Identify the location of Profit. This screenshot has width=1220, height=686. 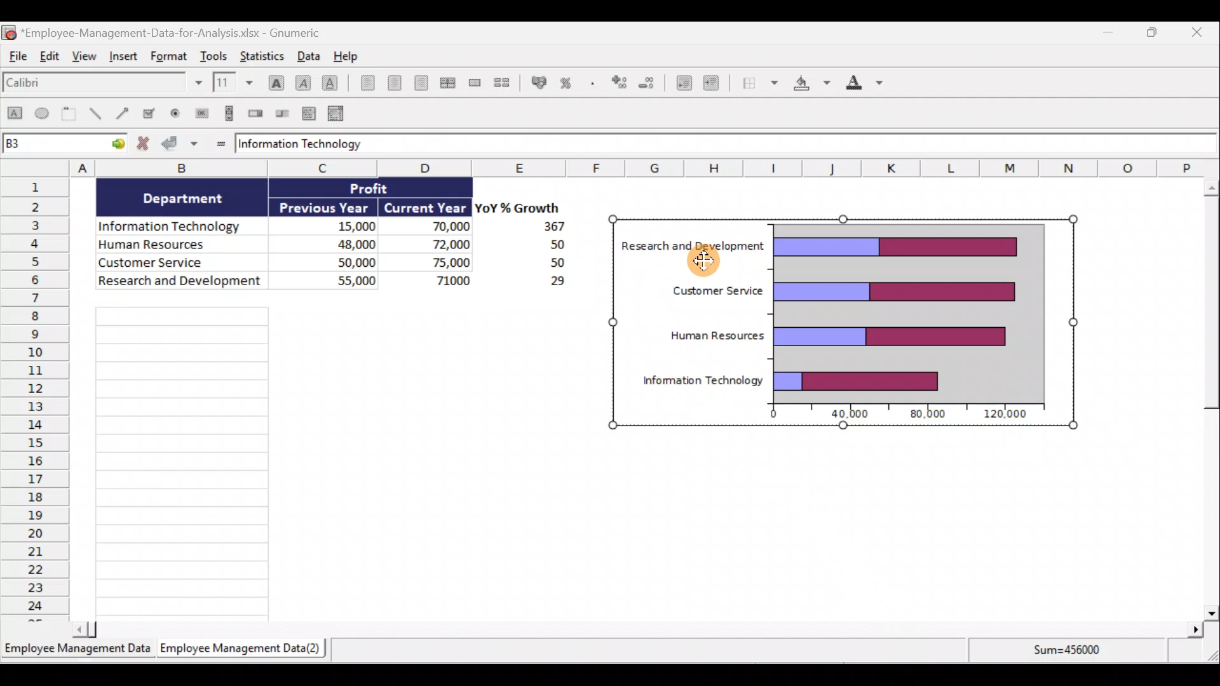
(380, 190).